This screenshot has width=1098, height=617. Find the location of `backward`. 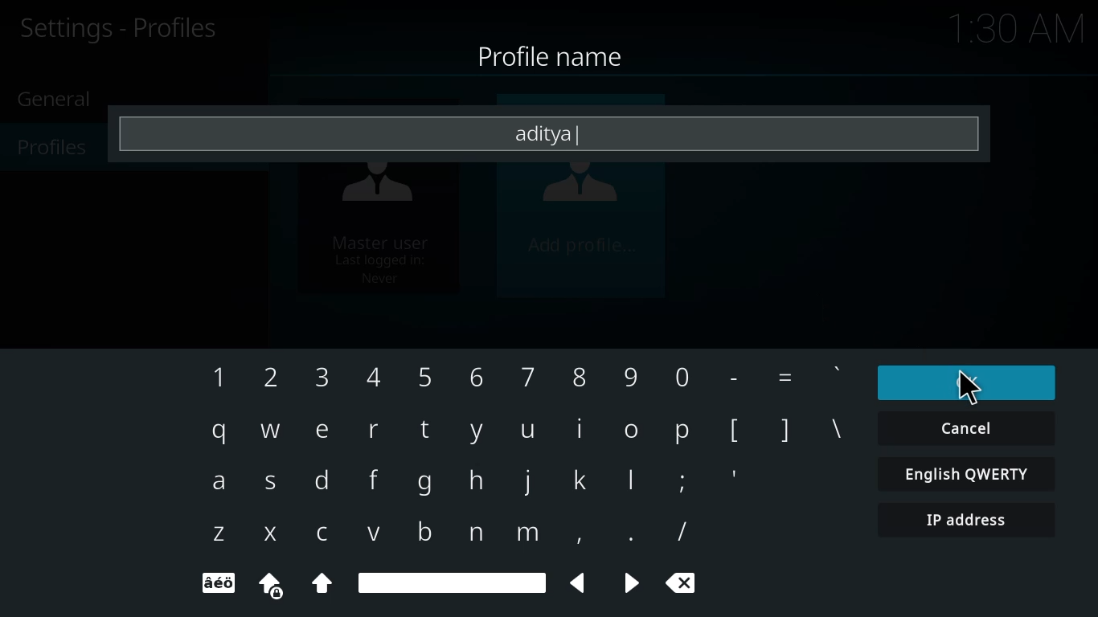

backward is located at coordinates (578, 587).